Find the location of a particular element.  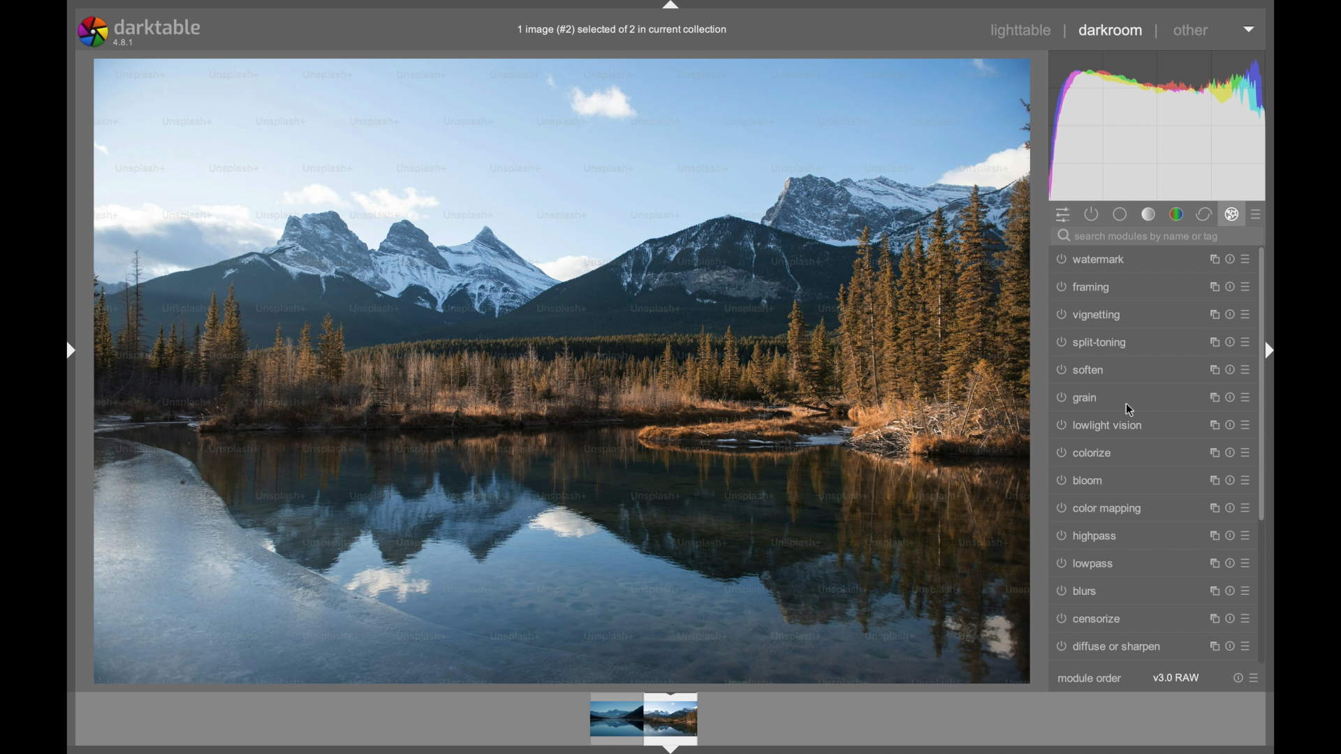

colorize is located at coordinates (1083, 452).